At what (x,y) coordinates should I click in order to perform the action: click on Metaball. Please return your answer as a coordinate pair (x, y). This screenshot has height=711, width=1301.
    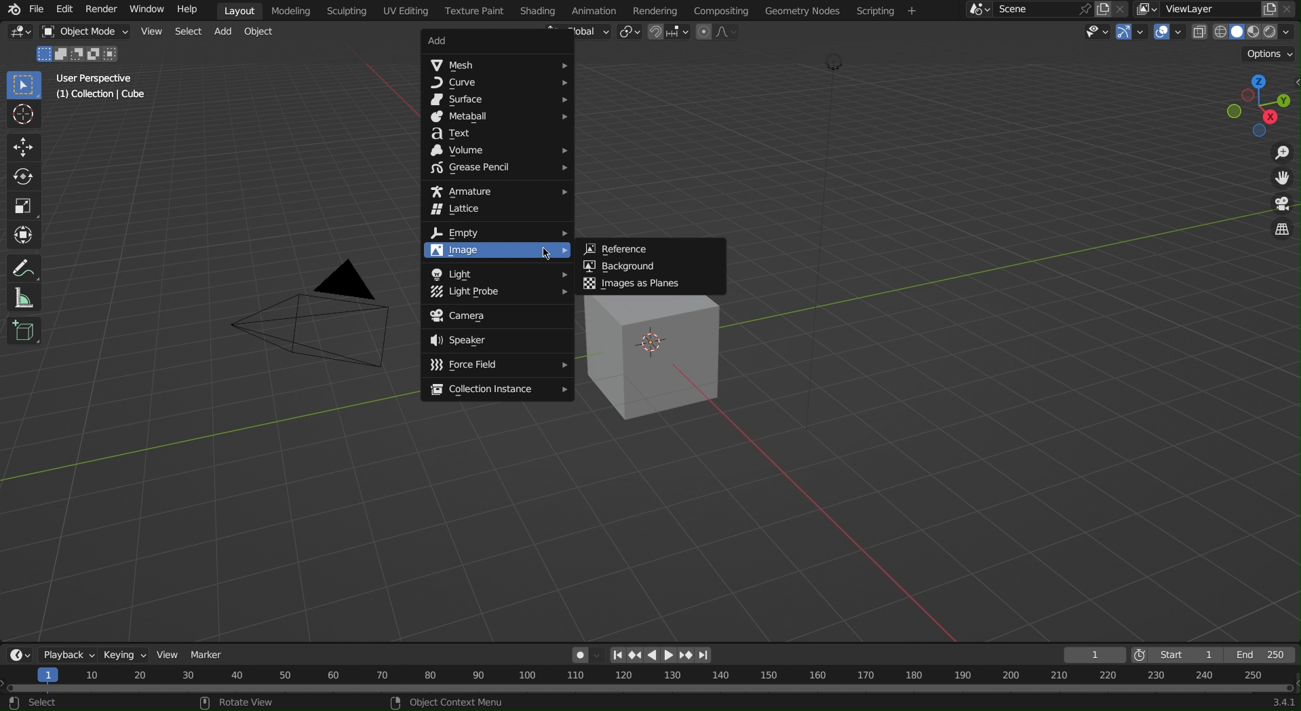
    Looking at the image, I should click on (499, 117).